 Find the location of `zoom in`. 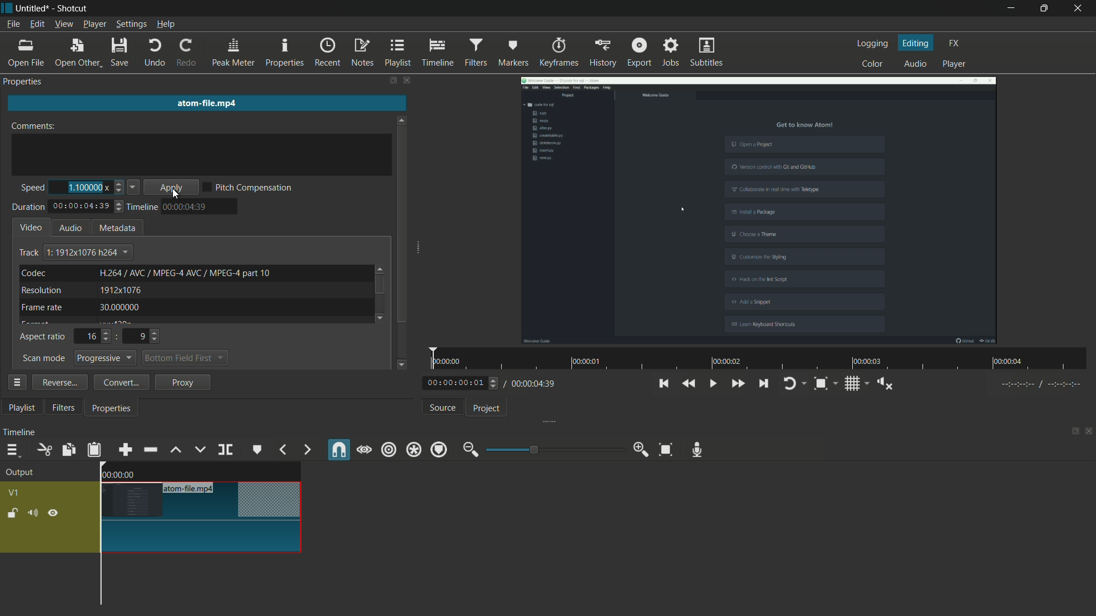

zoom in is located at coordinates (643, 449).